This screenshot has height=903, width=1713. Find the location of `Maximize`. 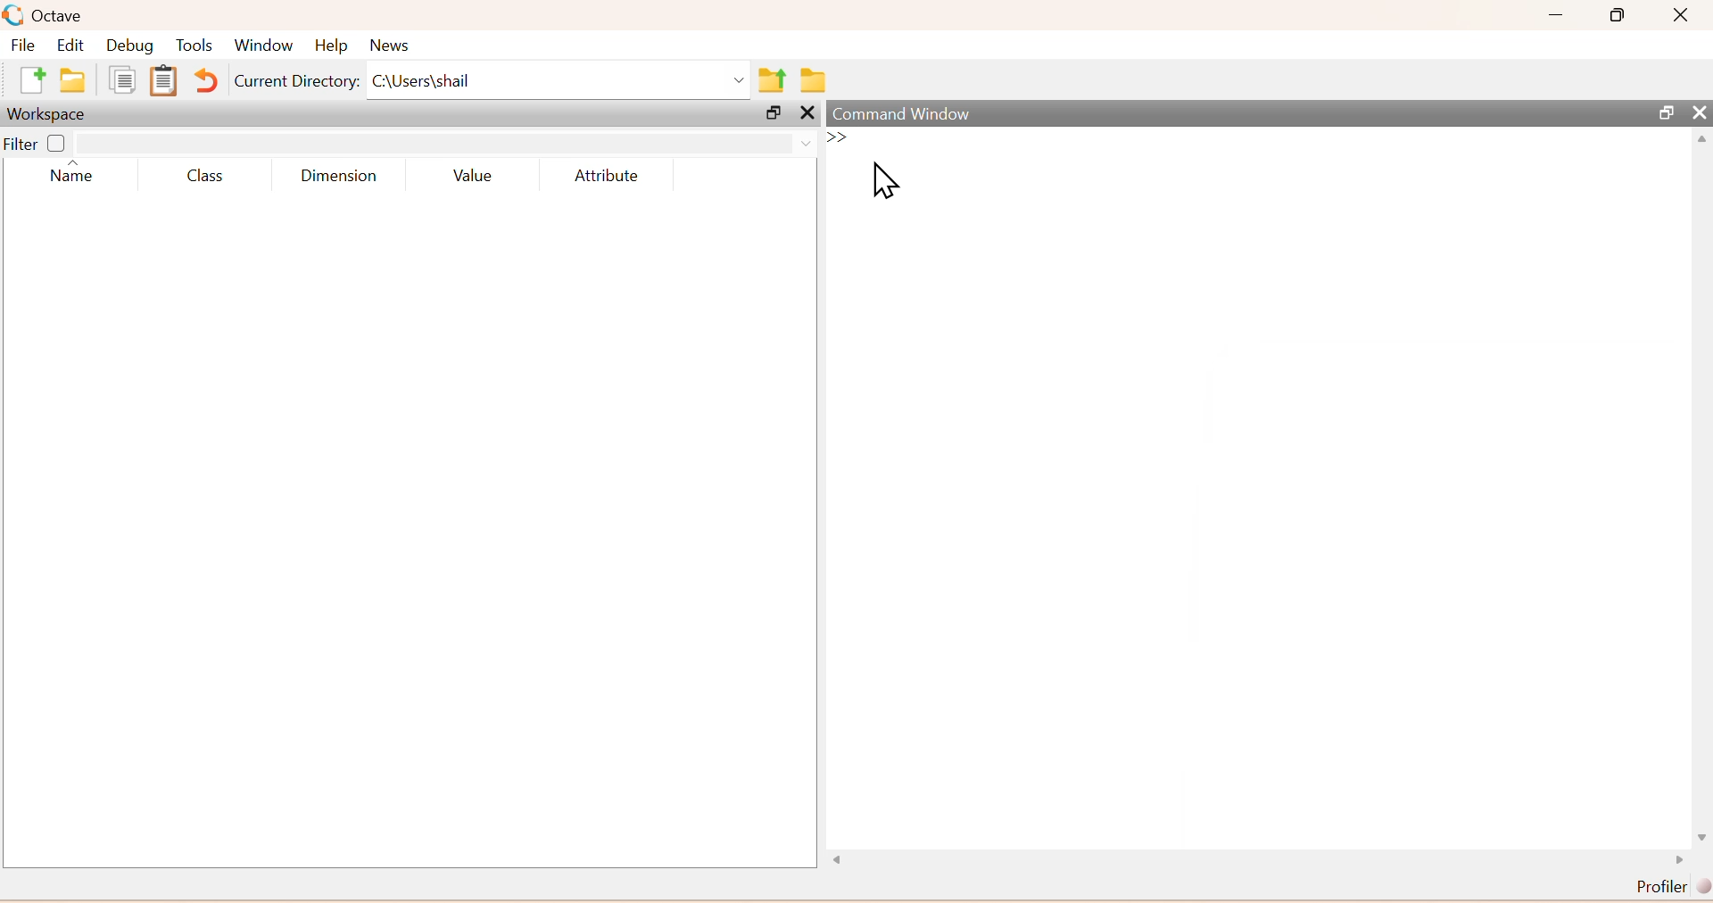

Maximize is located at coordinates (1663, 112).